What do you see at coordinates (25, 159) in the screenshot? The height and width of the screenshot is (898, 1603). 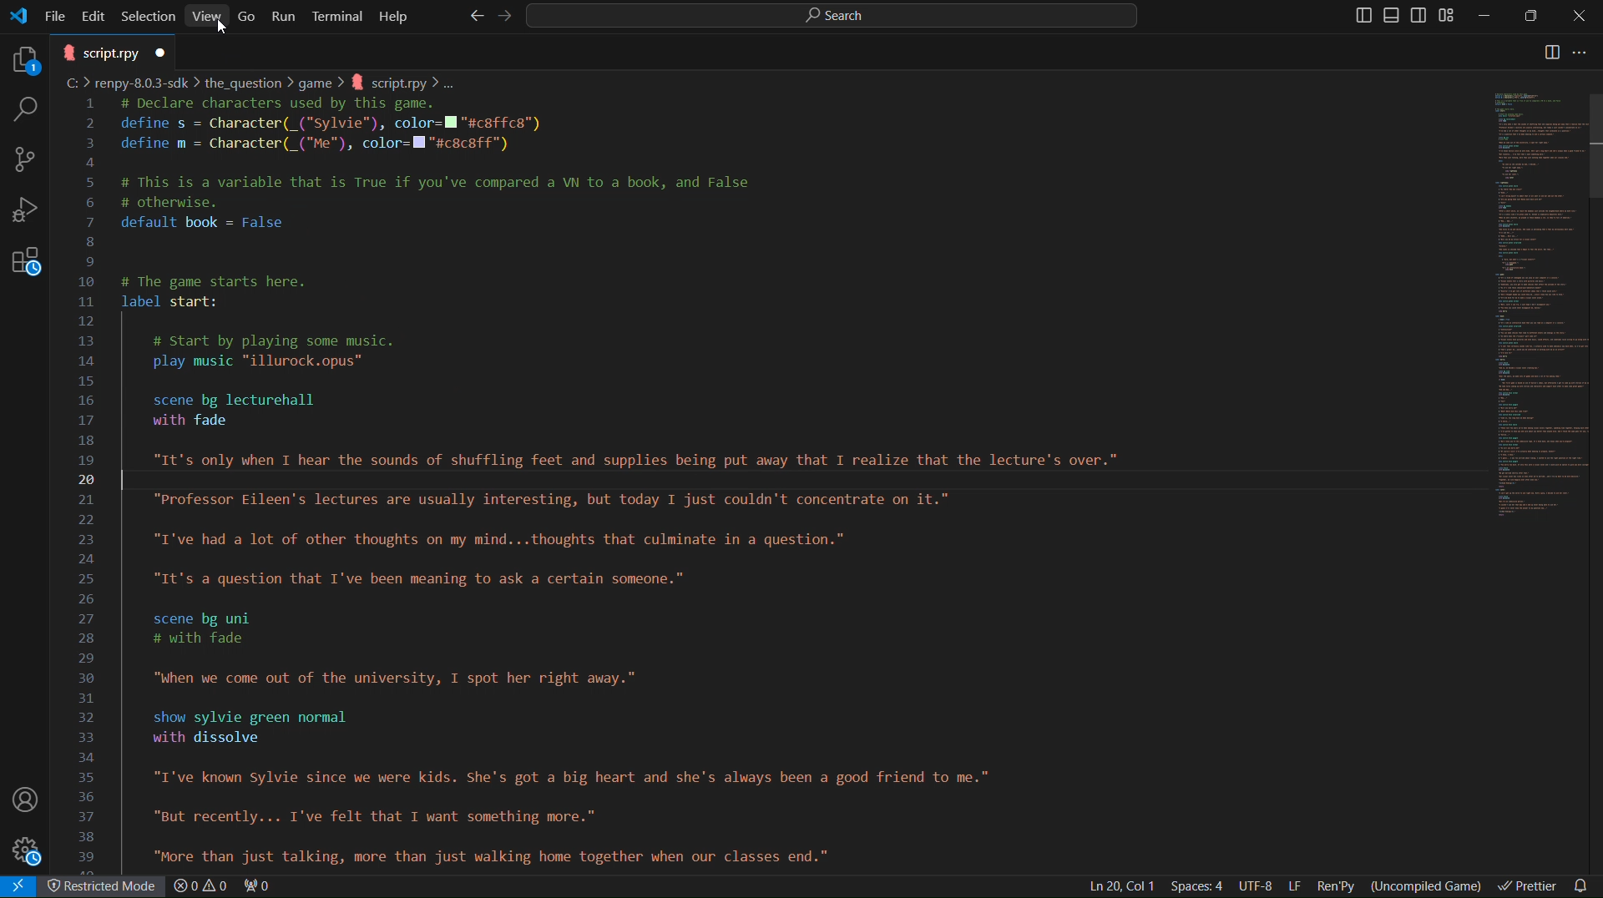 I see `Source Control` at bounding box center [25, 159].